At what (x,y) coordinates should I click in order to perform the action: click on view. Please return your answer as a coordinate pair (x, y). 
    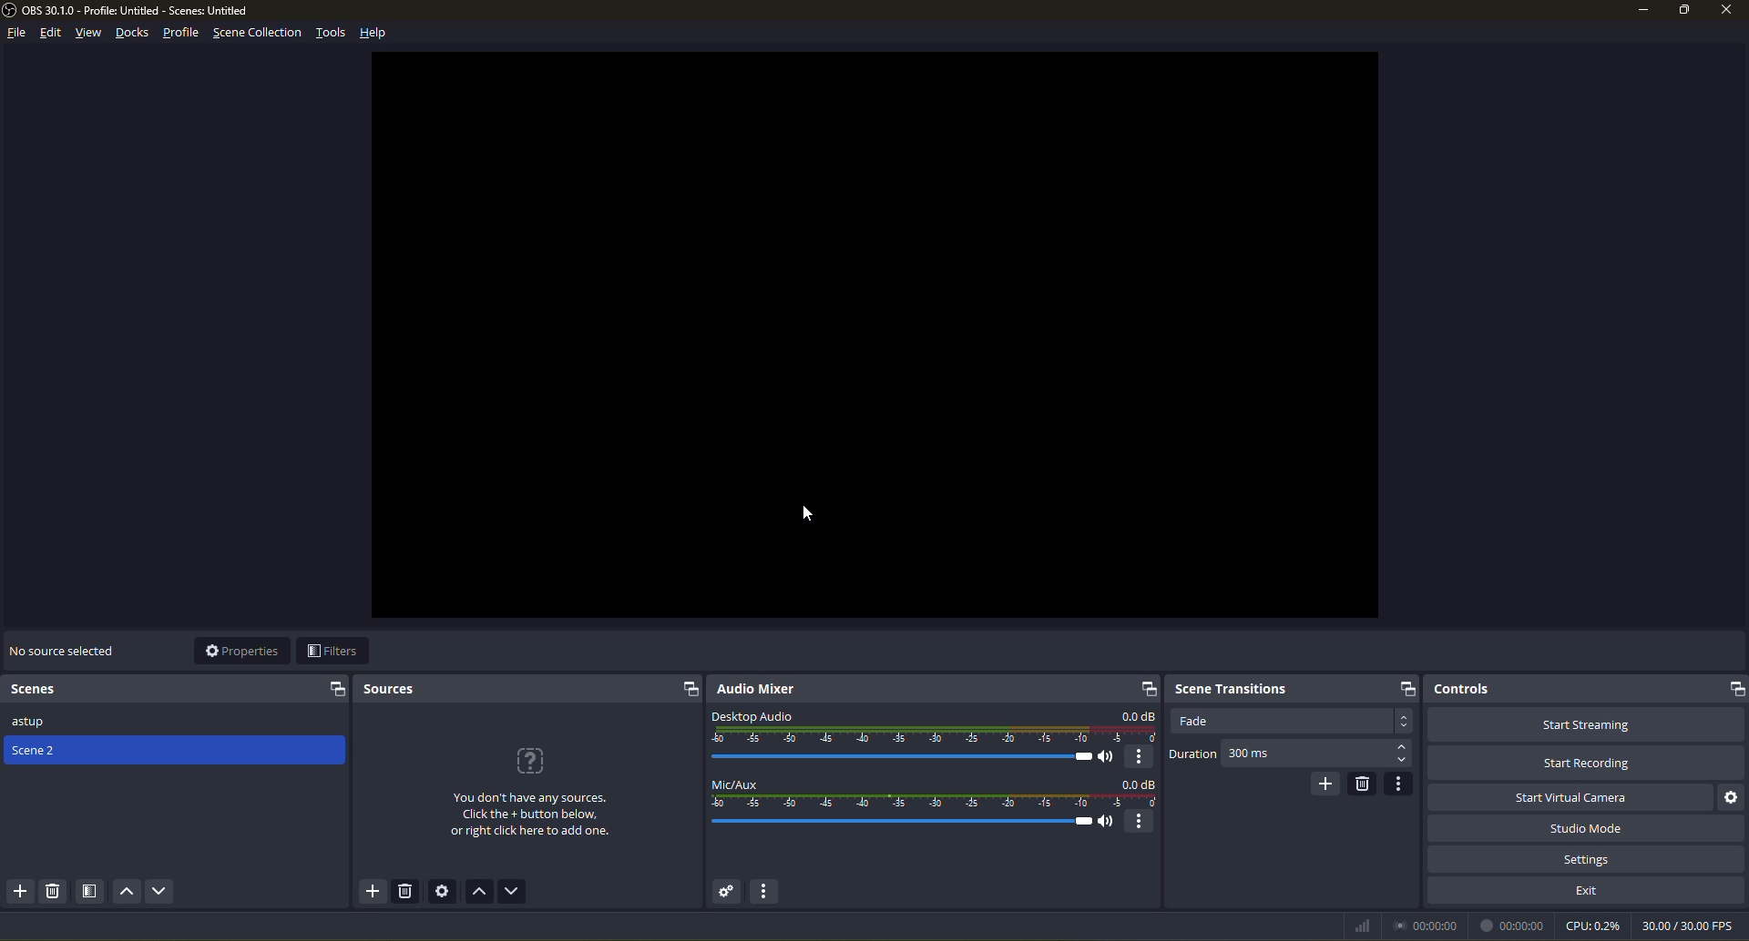
    Looking at the image, I should click on (89, 32).